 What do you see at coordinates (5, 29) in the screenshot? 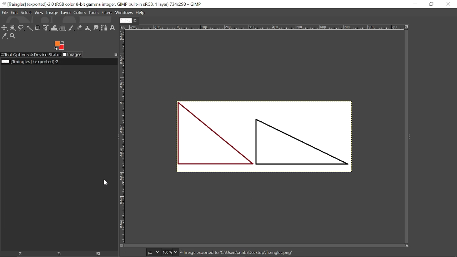
I see `Move tool` at bounding box center [5, 29].